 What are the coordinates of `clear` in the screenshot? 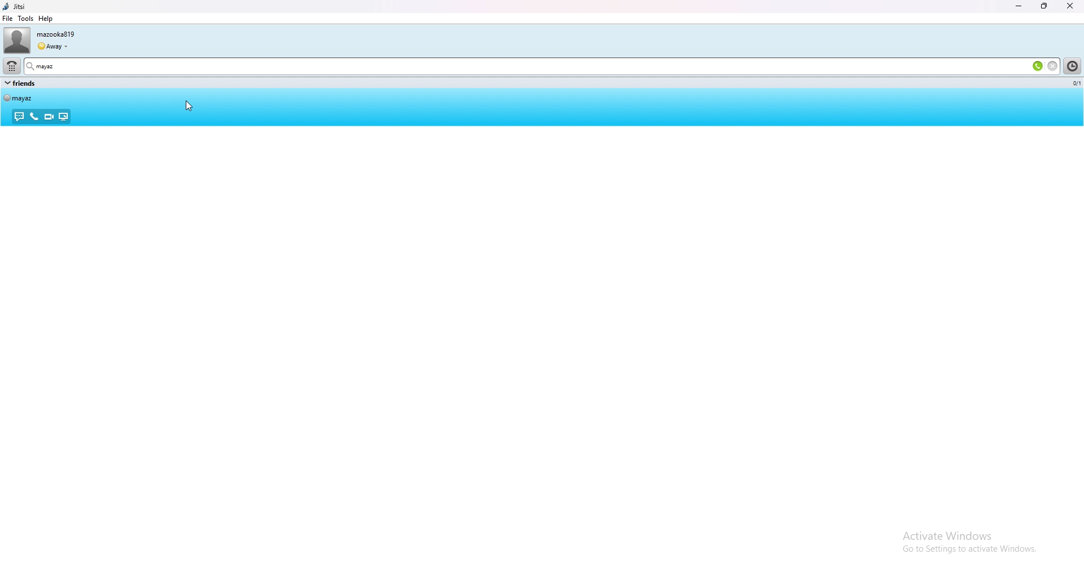 It's located at (1052, 65).